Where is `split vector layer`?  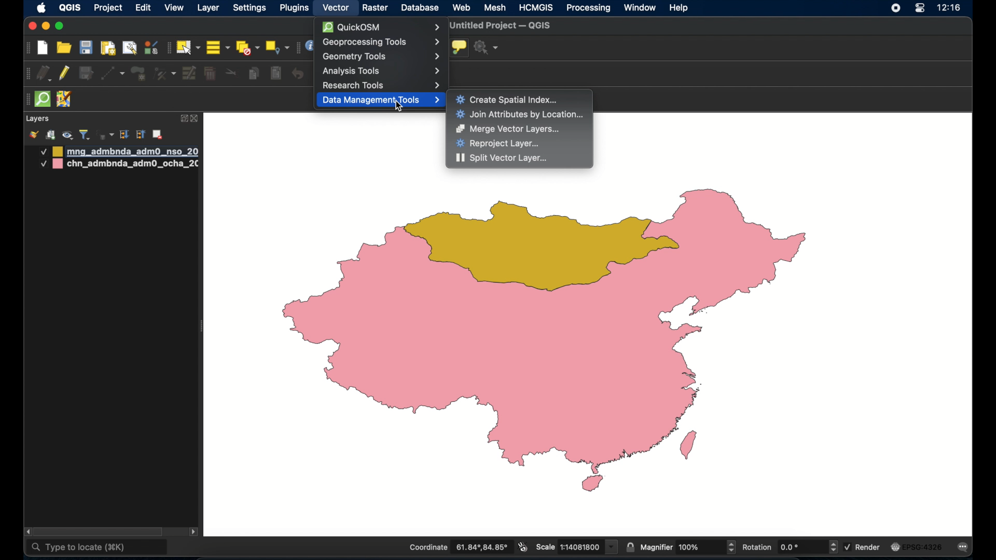
split vector layer is located at coordinates (502, 159).